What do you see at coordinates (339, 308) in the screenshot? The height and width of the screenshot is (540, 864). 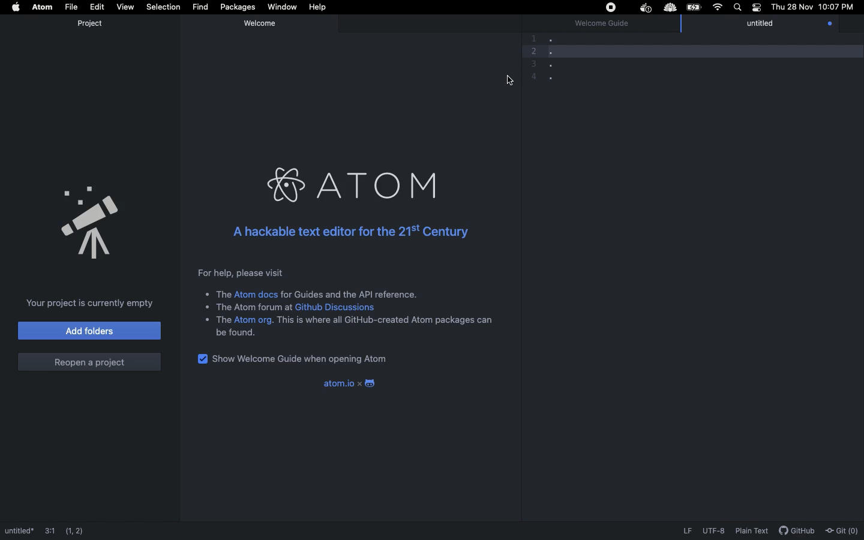 I see `Github Discussion` at bounding box center [339, 308].